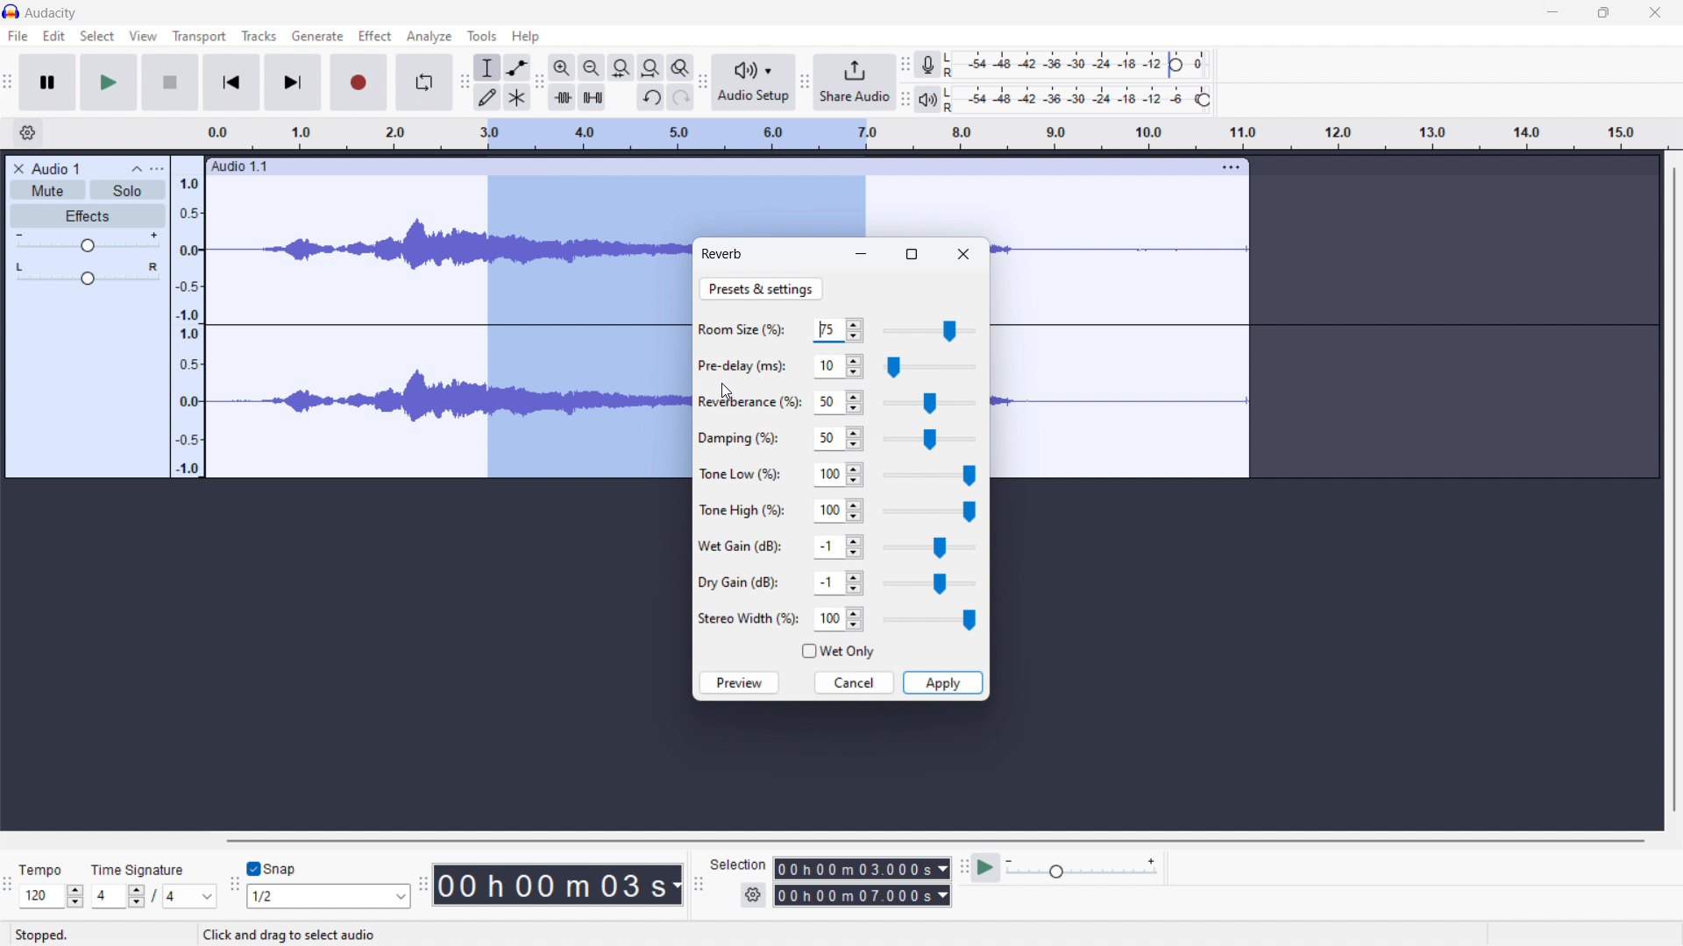  What do you see at coordinates (840, 582) in the screenshot?
I see `-1` at bounding box center [840, 582].